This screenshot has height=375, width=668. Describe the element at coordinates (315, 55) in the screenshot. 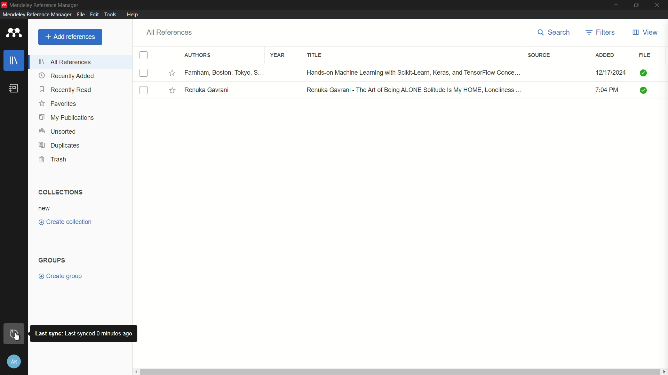

I see `title` at that location.